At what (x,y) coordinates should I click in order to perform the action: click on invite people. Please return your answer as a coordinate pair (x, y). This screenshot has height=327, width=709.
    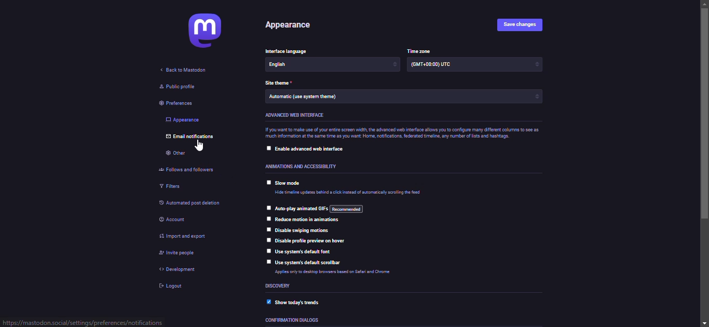
    Looking at the image, I should click on (178, 252).